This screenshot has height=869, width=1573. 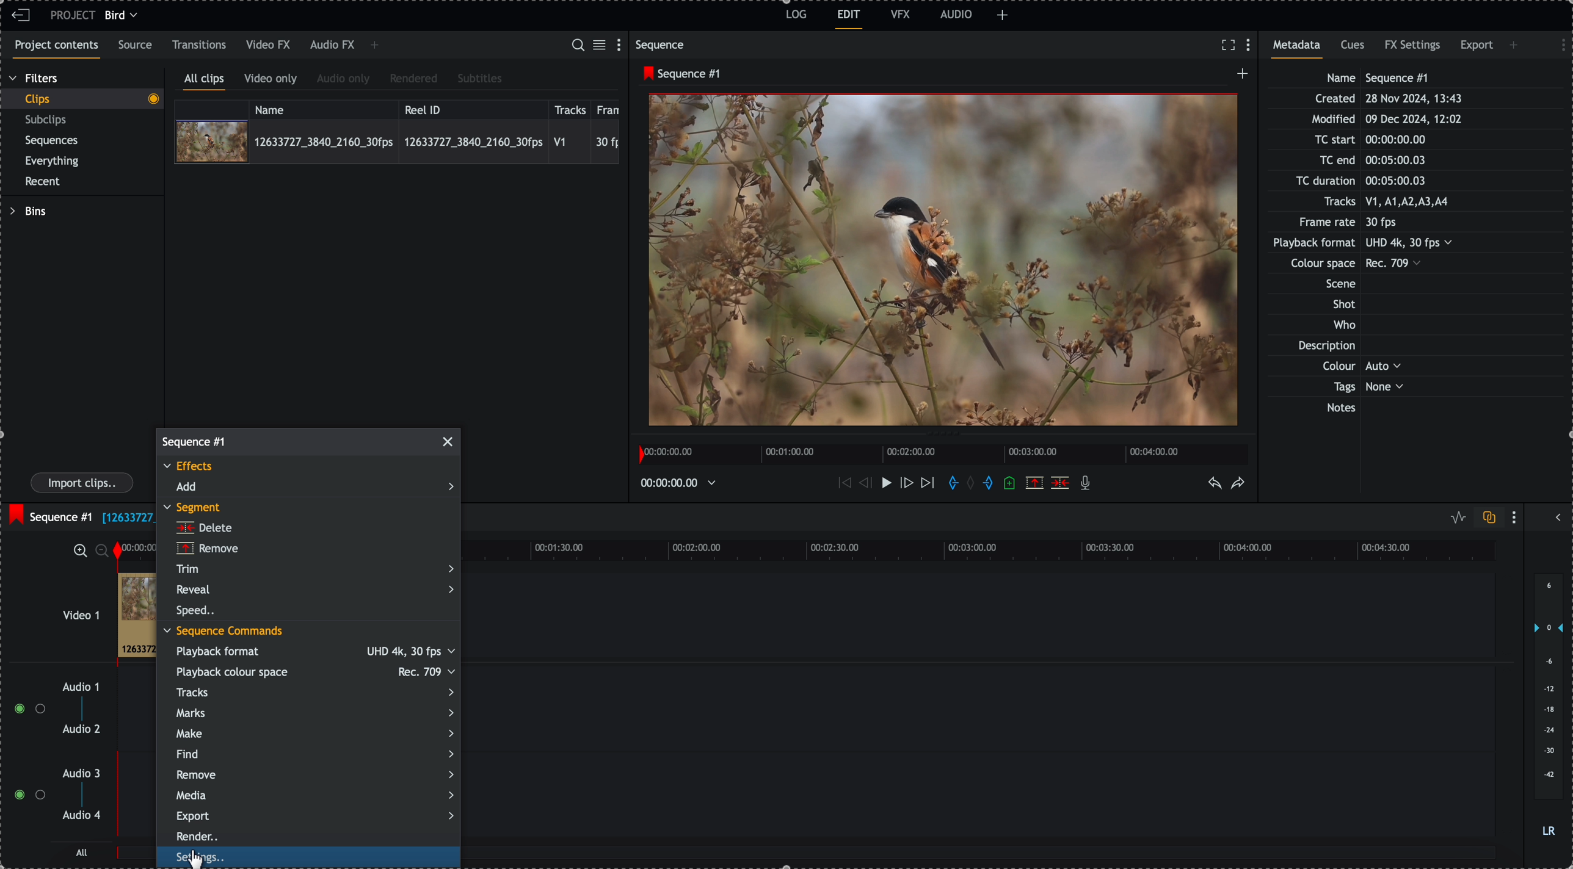 What do you see at coordinates (314, 652) in the screenshot?
I see `playback format` at bounding box center [314, 652].